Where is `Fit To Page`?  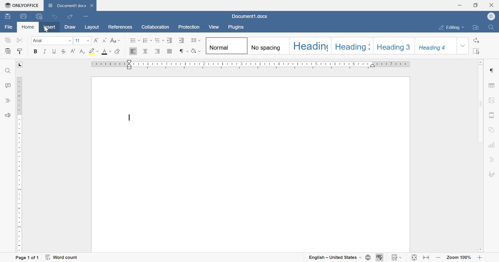 Fit To Page is located at coordinates (413, 257).